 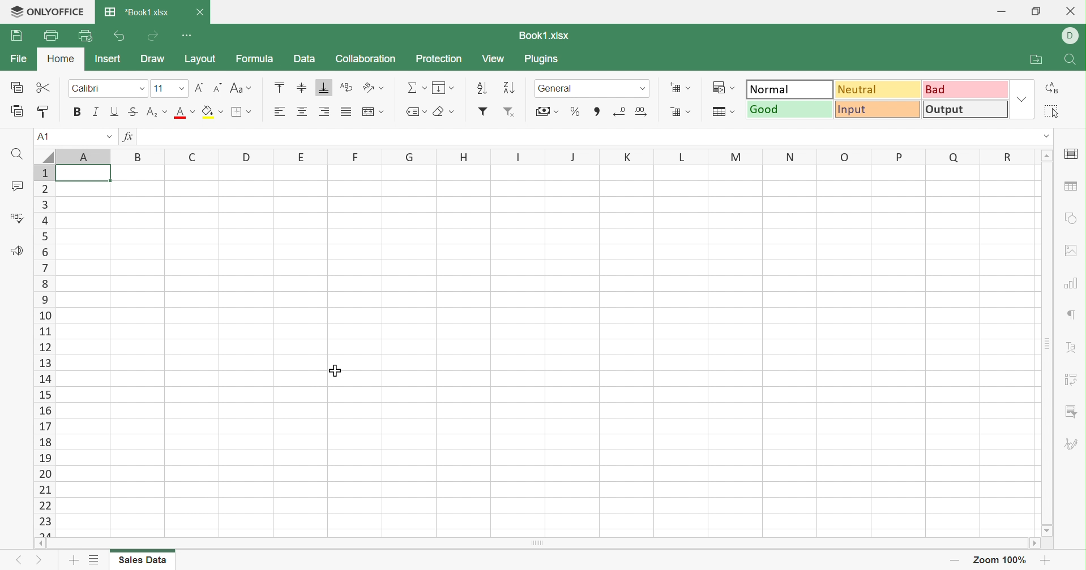 I want to click on Save, so click(x=15, y=36).